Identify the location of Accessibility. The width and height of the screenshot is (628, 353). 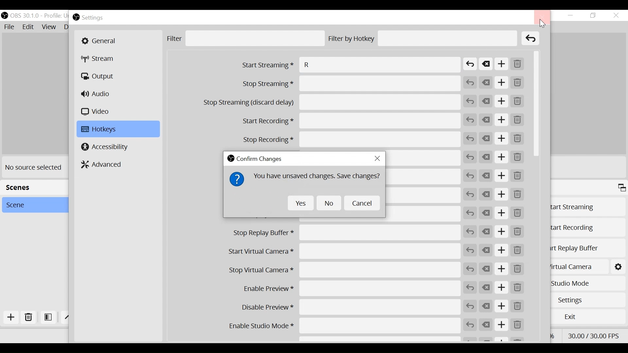
(105, 147).